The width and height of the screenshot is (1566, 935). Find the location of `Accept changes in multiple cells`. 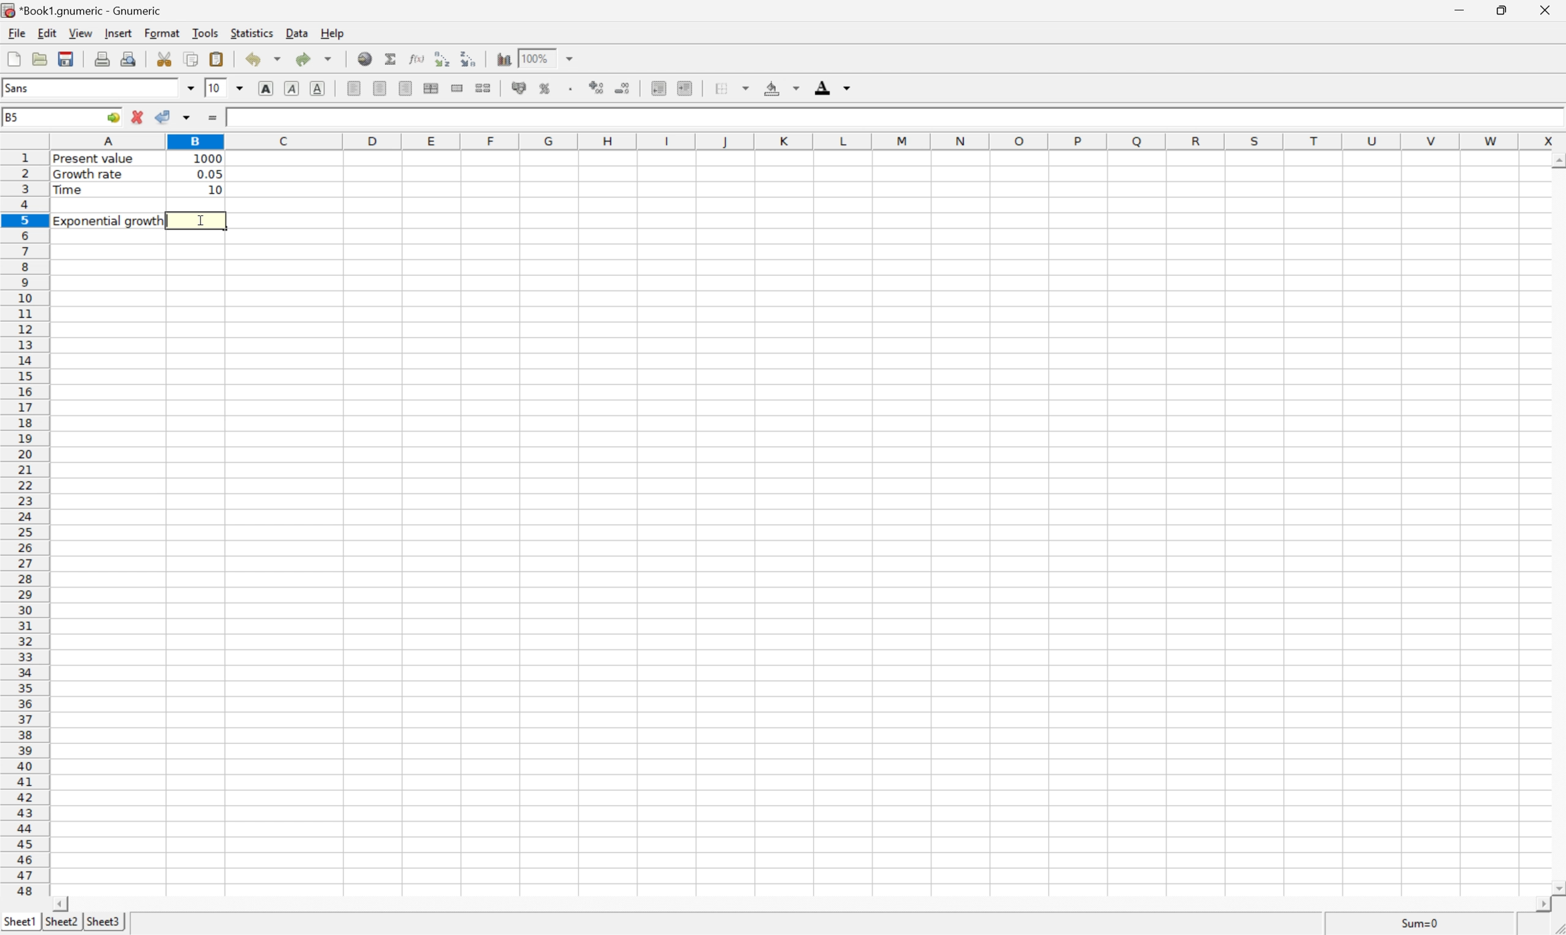

Accept changes in multiple cells is located at coordinates (186, 117).